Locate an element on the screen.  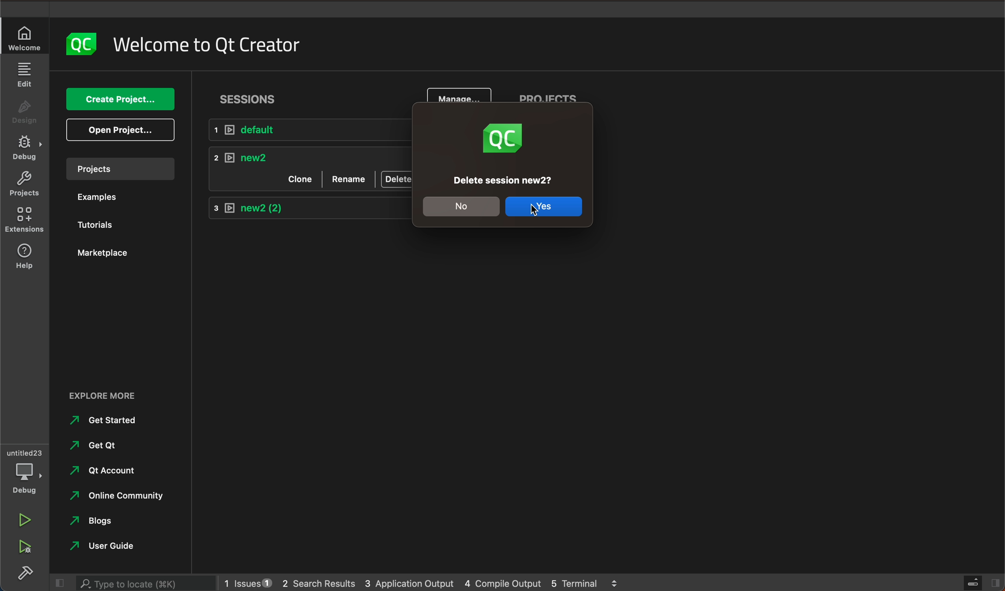
rename is located at coordinates (349, 177).